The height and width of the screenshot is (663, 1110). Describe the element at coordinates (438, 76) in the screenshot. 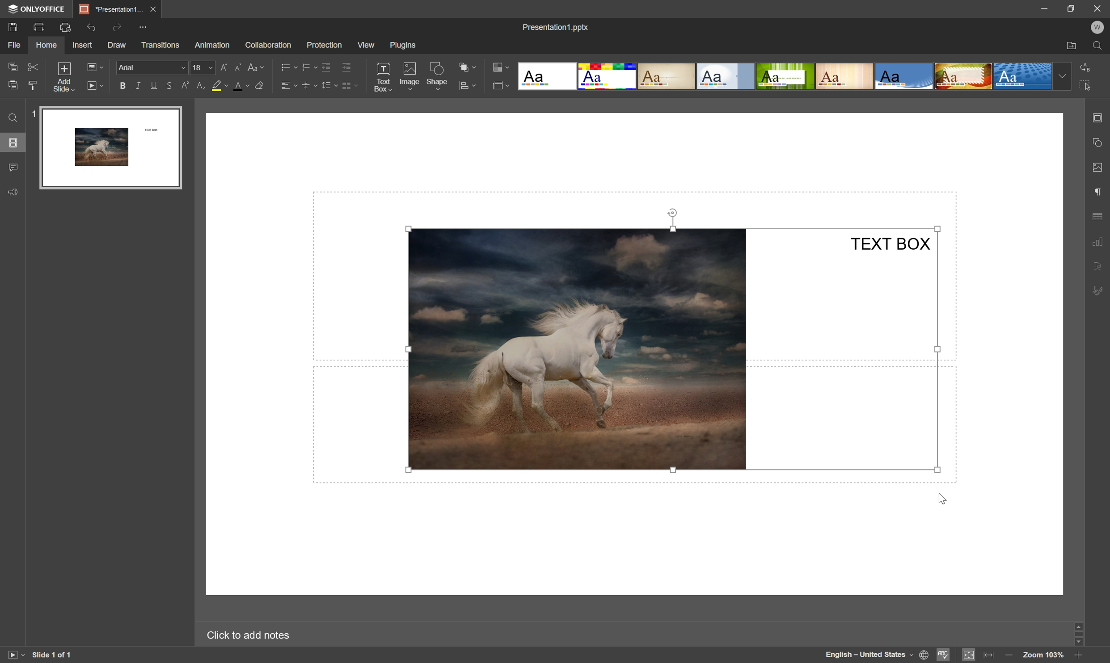

I see `shape` at that location.